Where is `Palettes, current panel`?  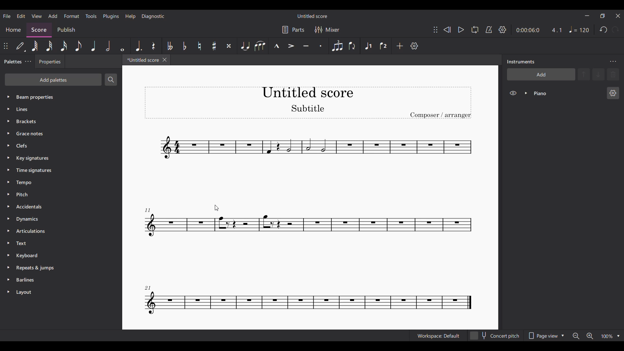
Palettes, current panel is located at coordinates (11, 62).